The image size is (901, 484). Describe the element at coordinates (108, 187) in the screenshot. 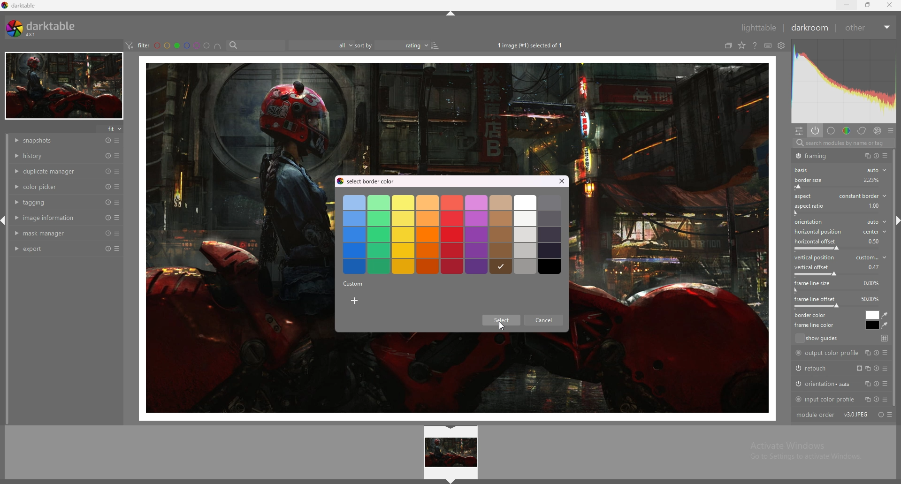

I see `reset` at that location.